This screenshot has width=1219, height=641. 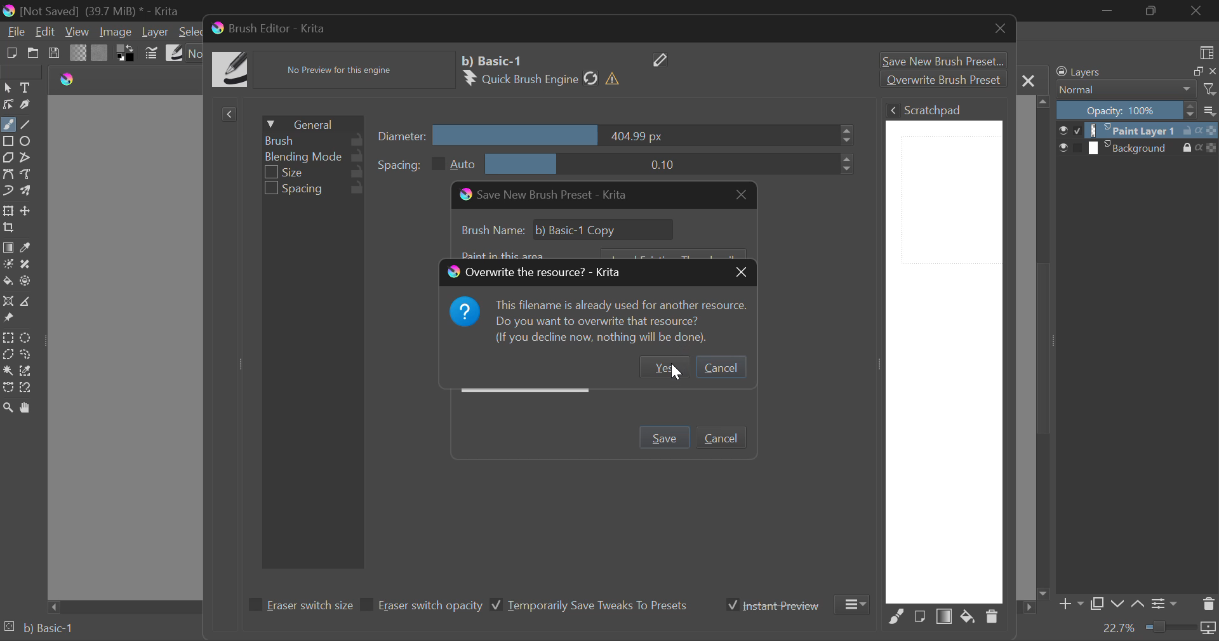 What do you see at coordinates (232, 70) in the screenshot?
I see `Brush Icon` at bounding box center [232, 70].